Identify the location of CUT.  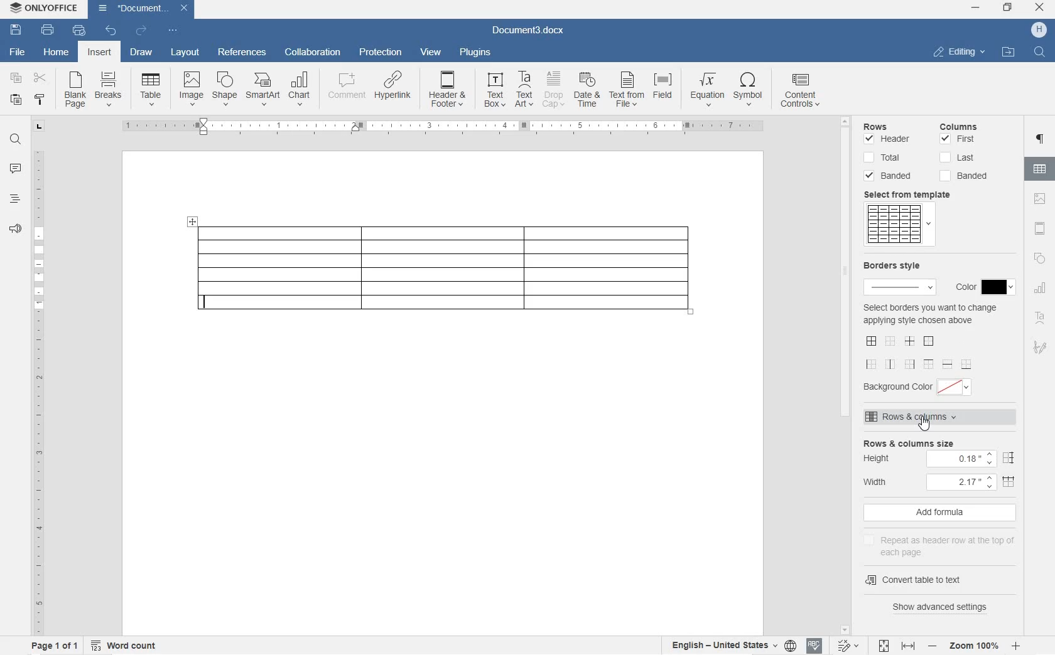
(39, 78).